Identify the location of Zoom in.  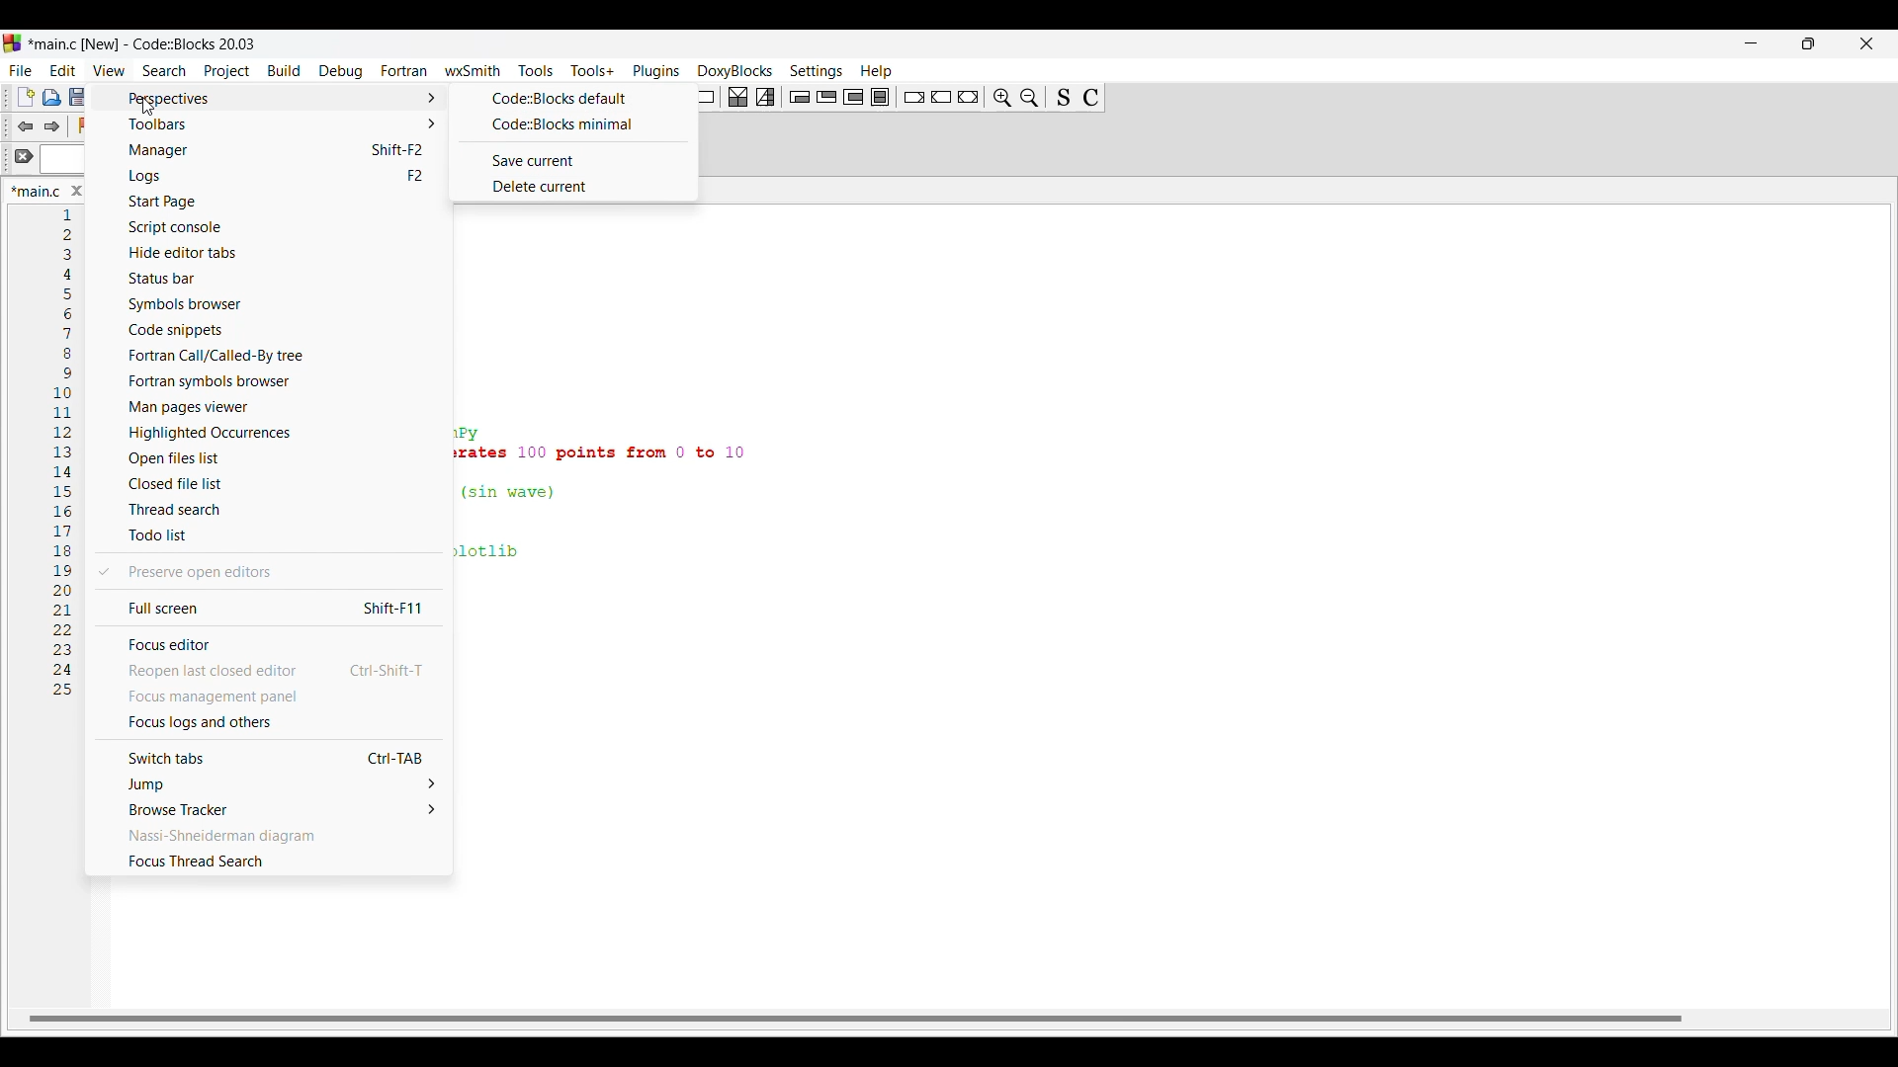
(1002, 97).